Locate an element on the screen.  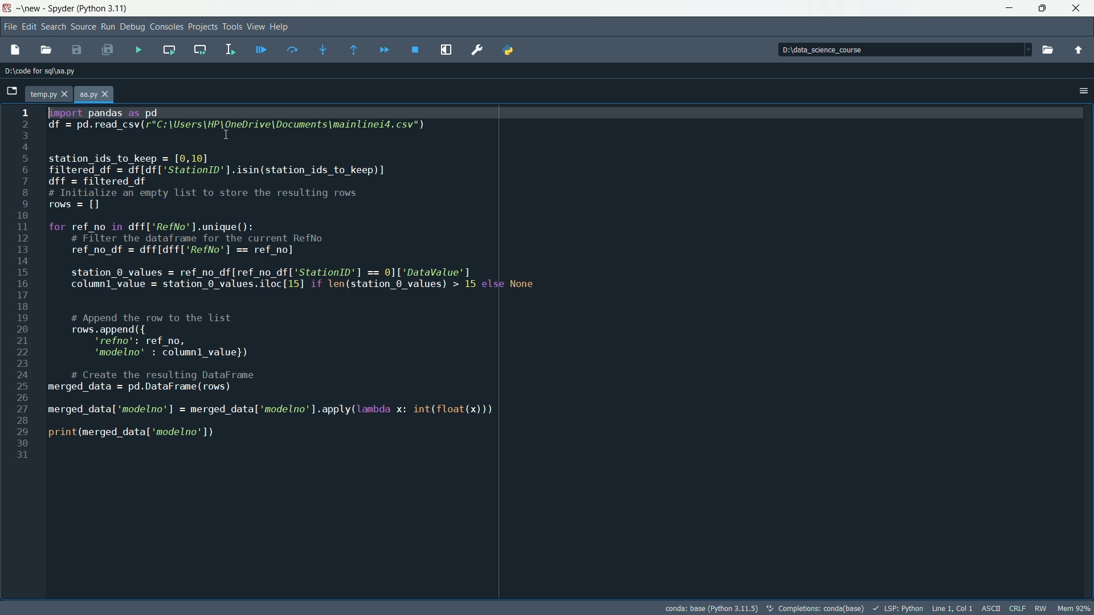
view menu is located at coordinates (256, 26).